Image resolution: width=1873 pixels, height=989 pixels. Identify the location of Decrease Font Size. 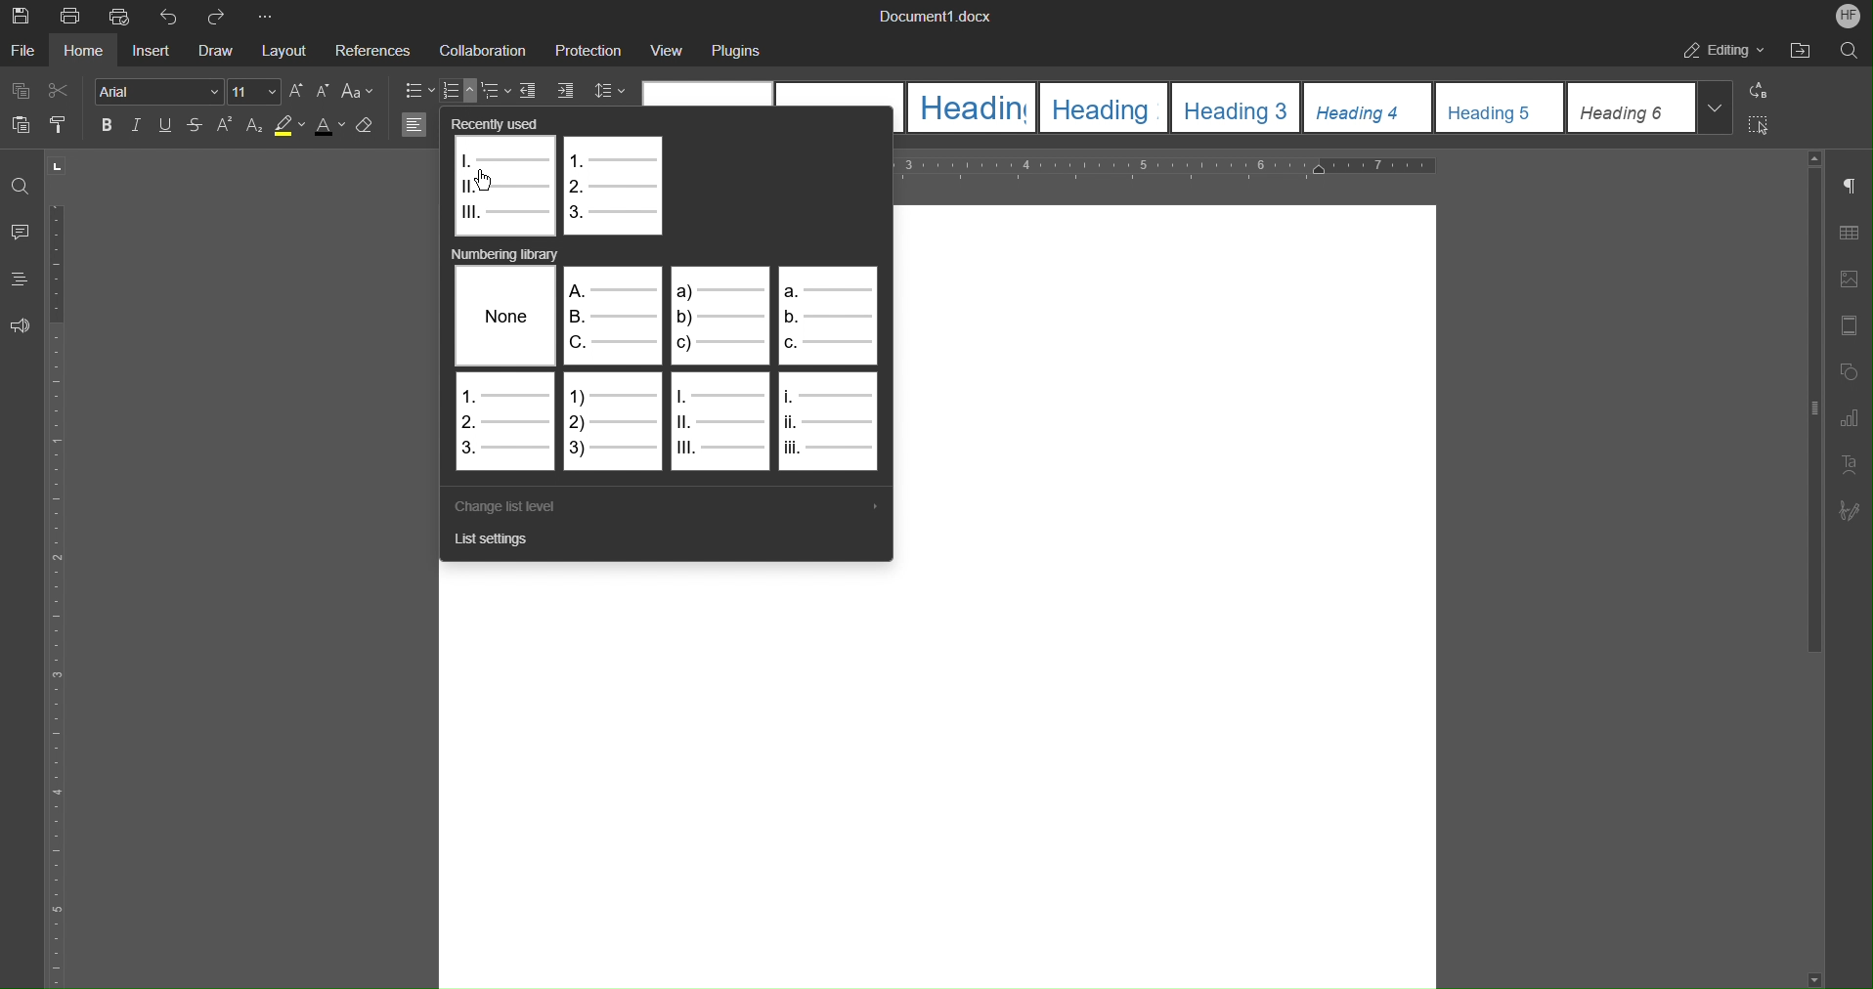
(326, 91).